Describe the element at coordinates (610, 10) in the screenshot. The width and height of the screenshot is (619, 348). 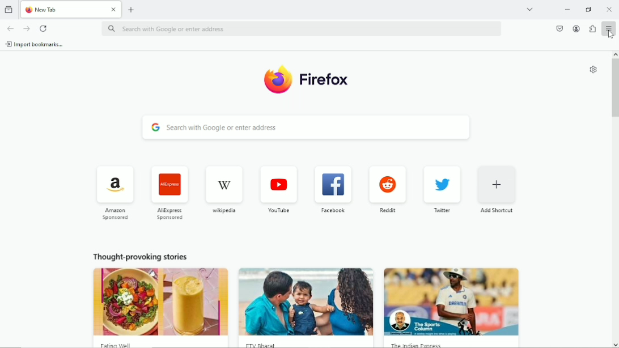
I see `Close` at that location.